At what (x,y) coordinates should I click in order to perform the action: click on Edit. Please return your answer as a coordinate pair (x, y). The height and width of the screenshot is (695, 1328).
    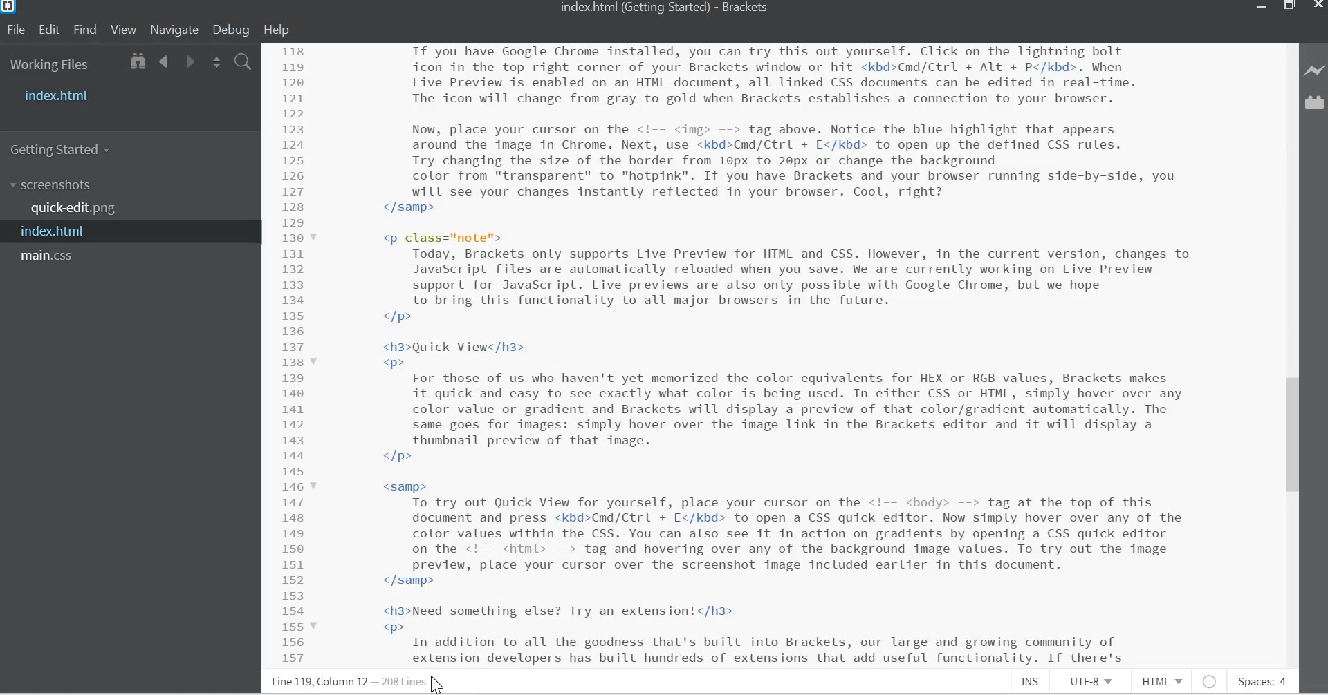
    Looking at the image, I should click on (48, 30).